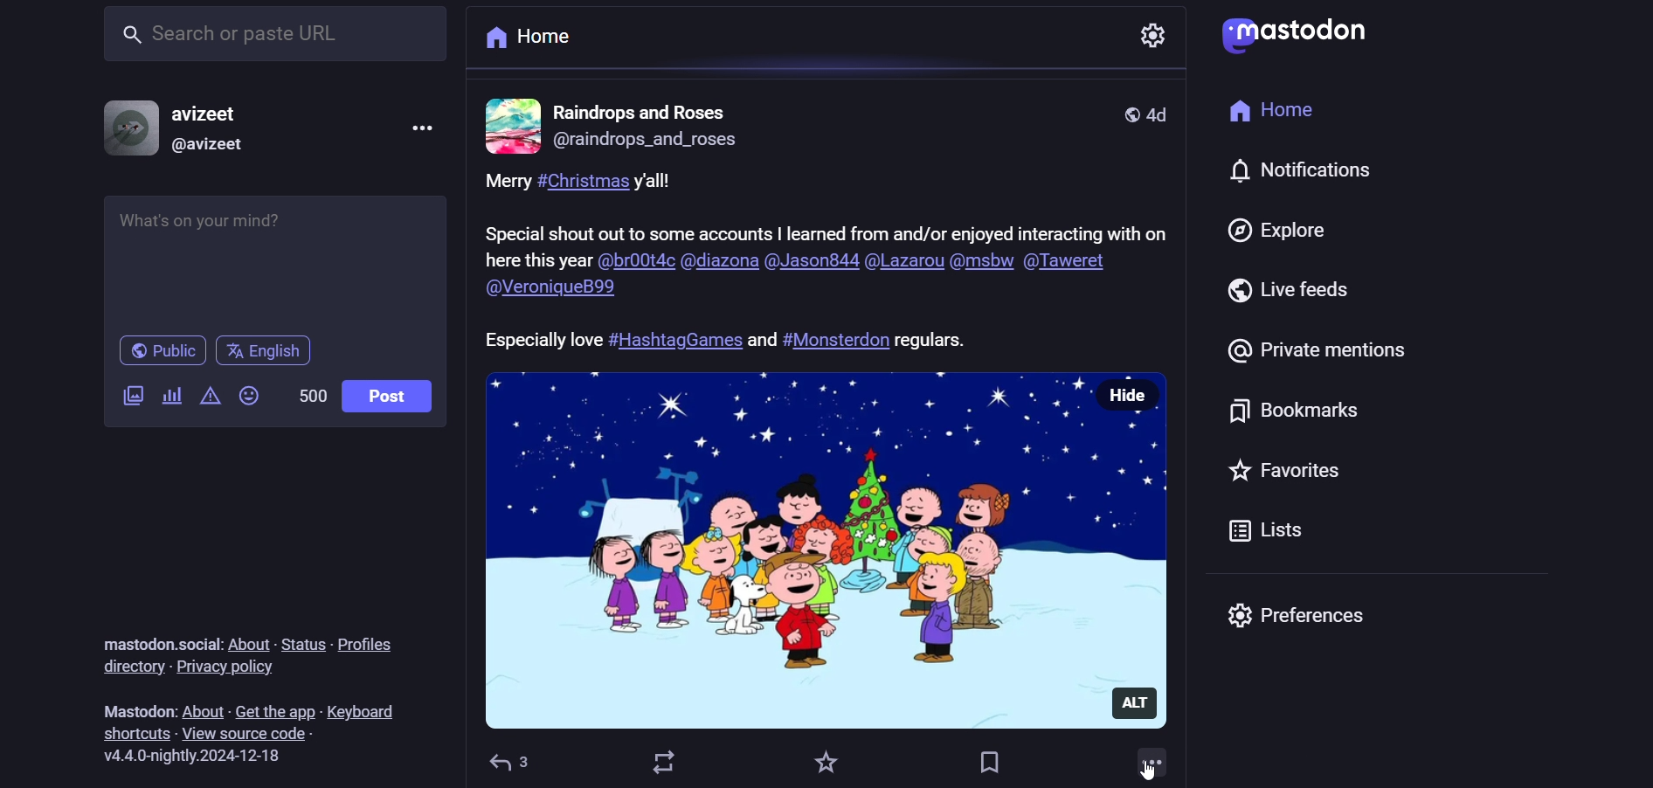 The image size is (1653, 788). Describe the element at coordinates (553, 287) in the screenshot. I see `@veroniqueB99` at that location.